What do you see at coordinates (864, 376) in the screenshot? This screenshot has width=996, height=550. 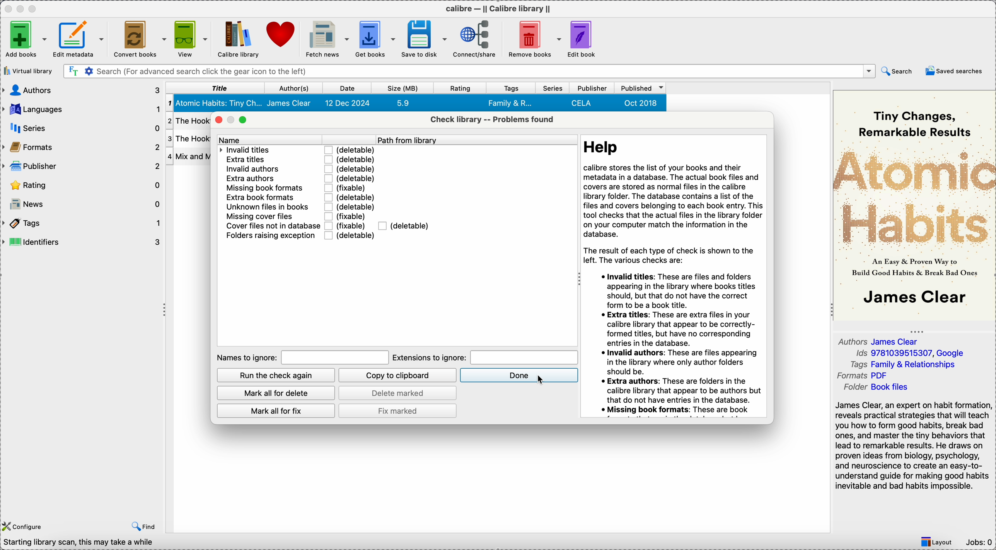 I see `format` at bounding box center [864, 376].